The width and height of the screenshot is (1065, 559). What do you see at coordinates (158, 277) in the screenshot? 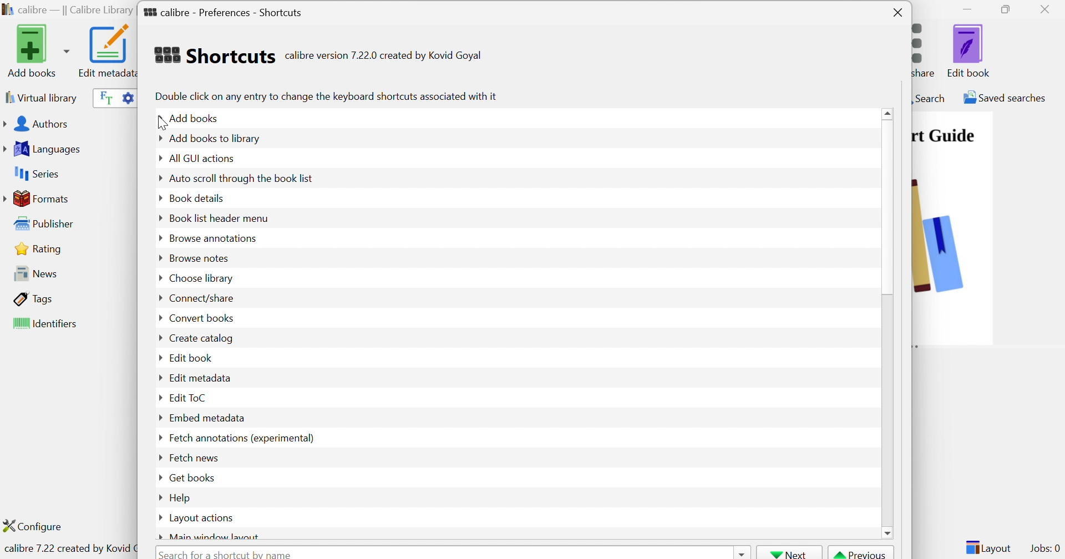
I see `Drop Down` at bounding box center [158, 277].